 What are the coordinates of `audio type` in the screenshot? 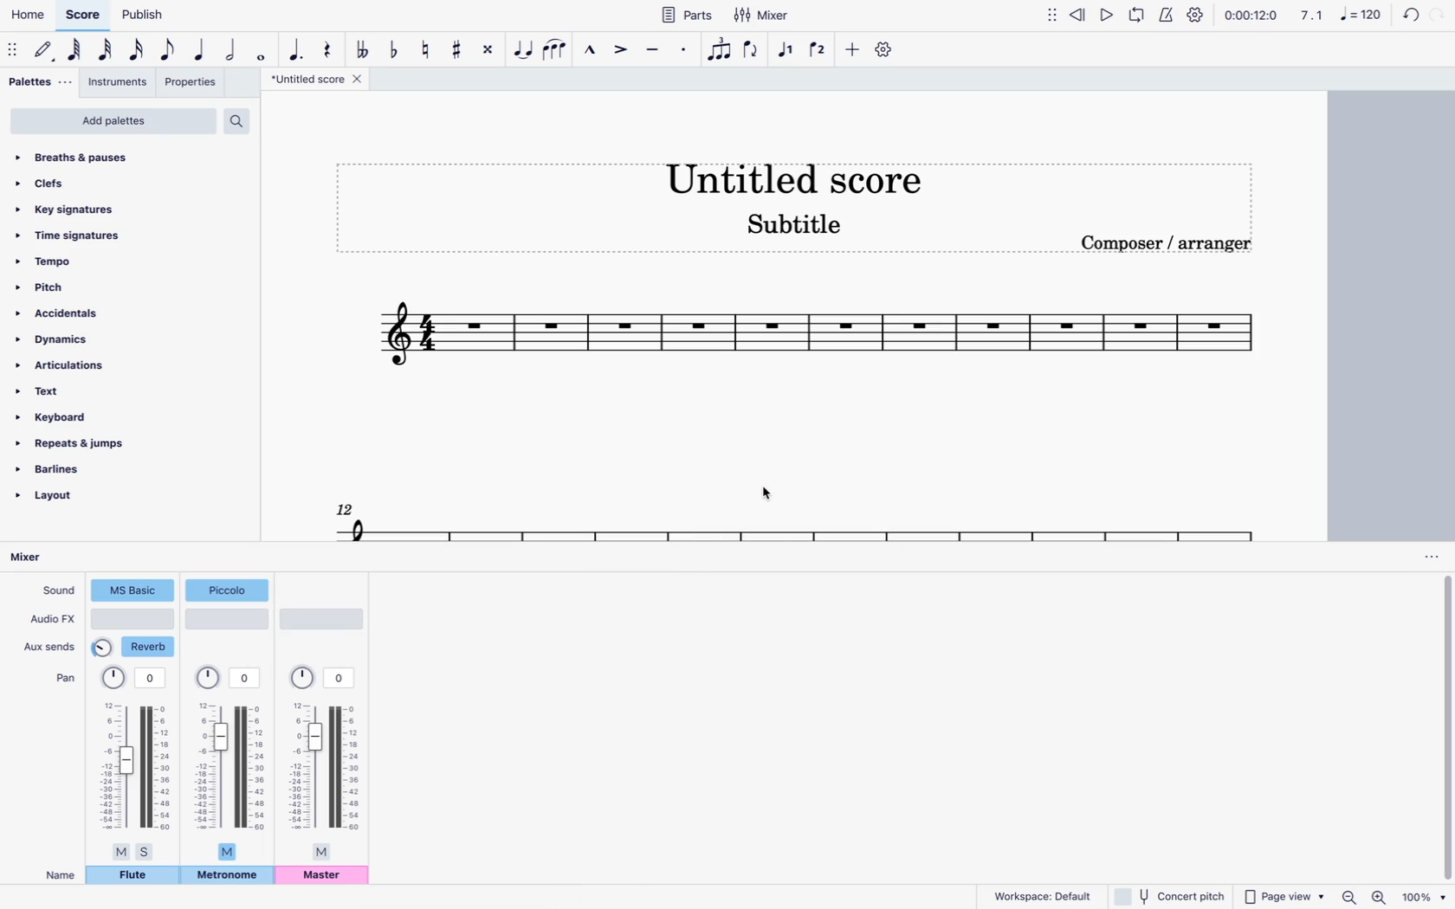 It's located at (134, 619).